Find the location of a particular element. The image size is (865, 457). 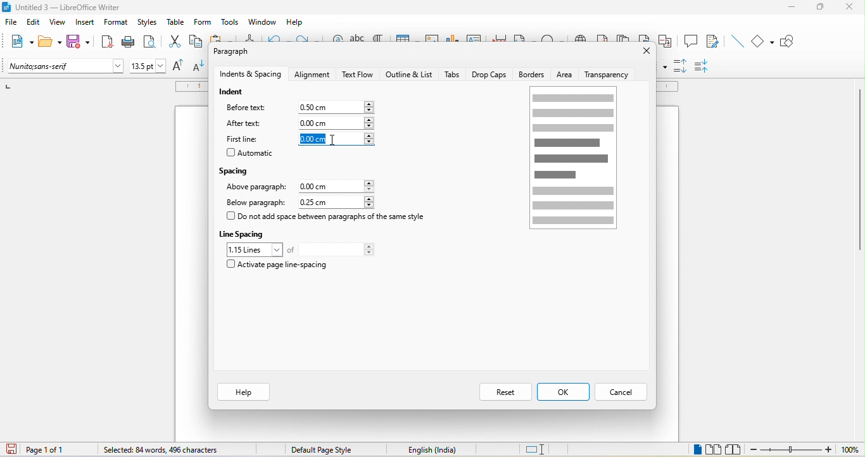

reset is located at coordinates (507, 392).